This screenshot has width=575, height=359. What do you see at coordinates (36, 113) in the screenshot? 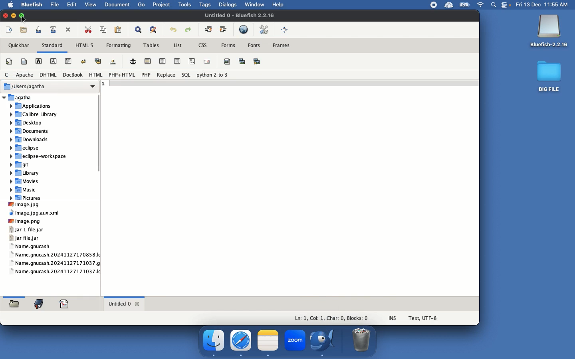
I see `library` at bounding box center [36, 113].